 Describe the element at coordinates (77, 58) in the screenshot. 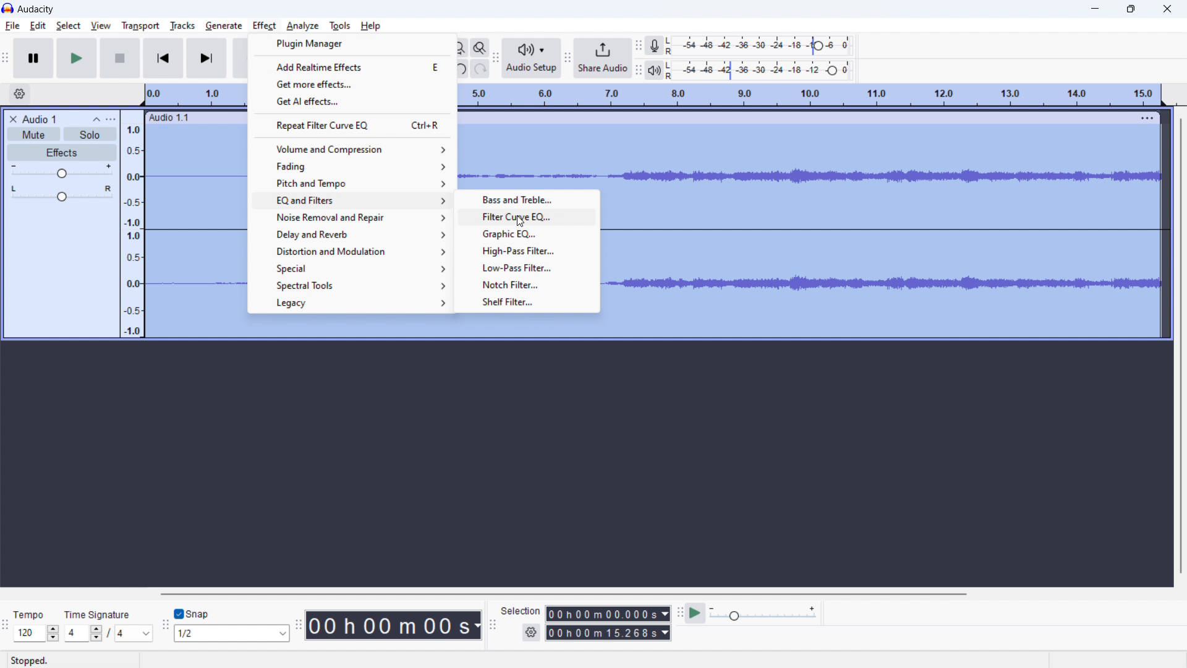

I see `play` at that location.